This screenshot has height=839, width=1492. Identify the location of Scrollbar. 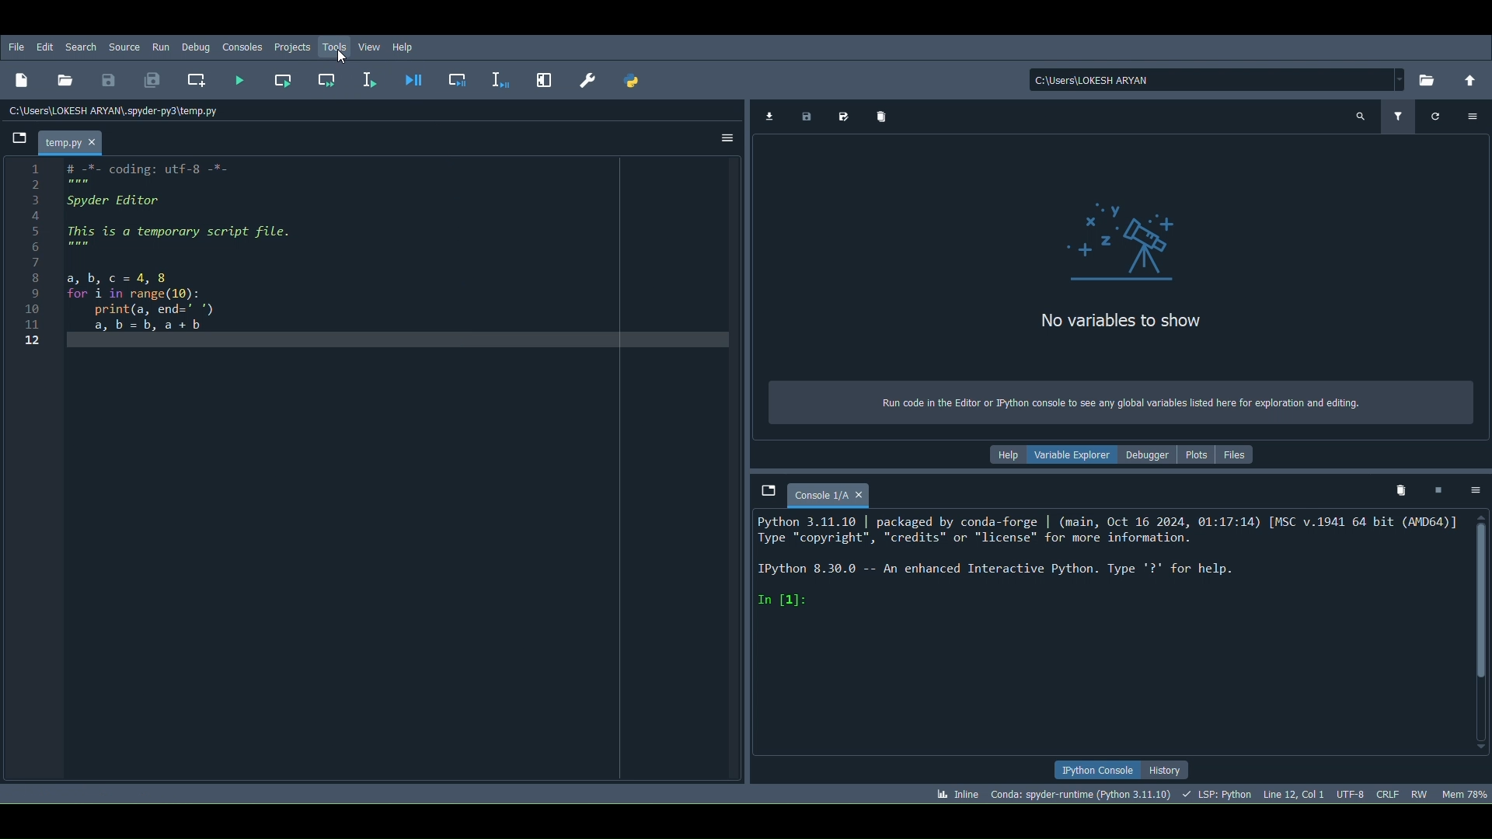
(1482, 632).